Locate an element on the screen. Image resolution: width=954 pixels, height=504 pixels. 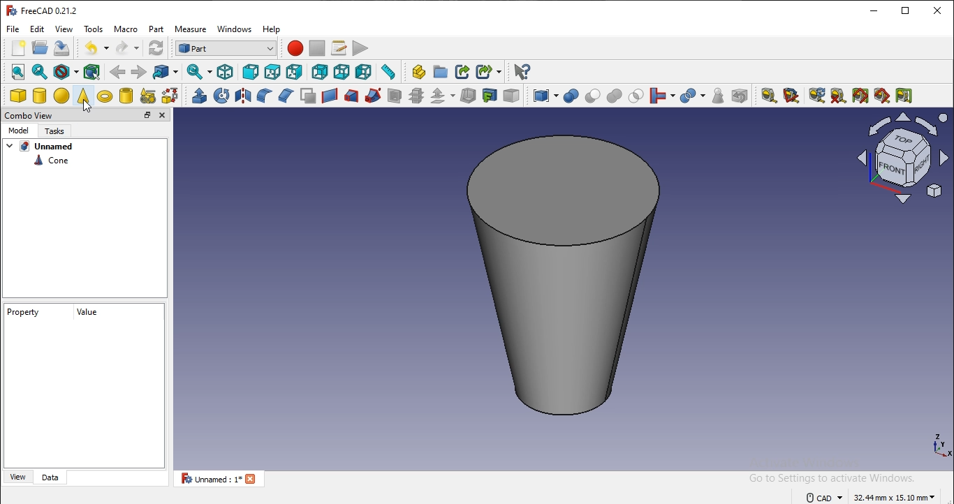
cone is located at coordinates (561, 280).